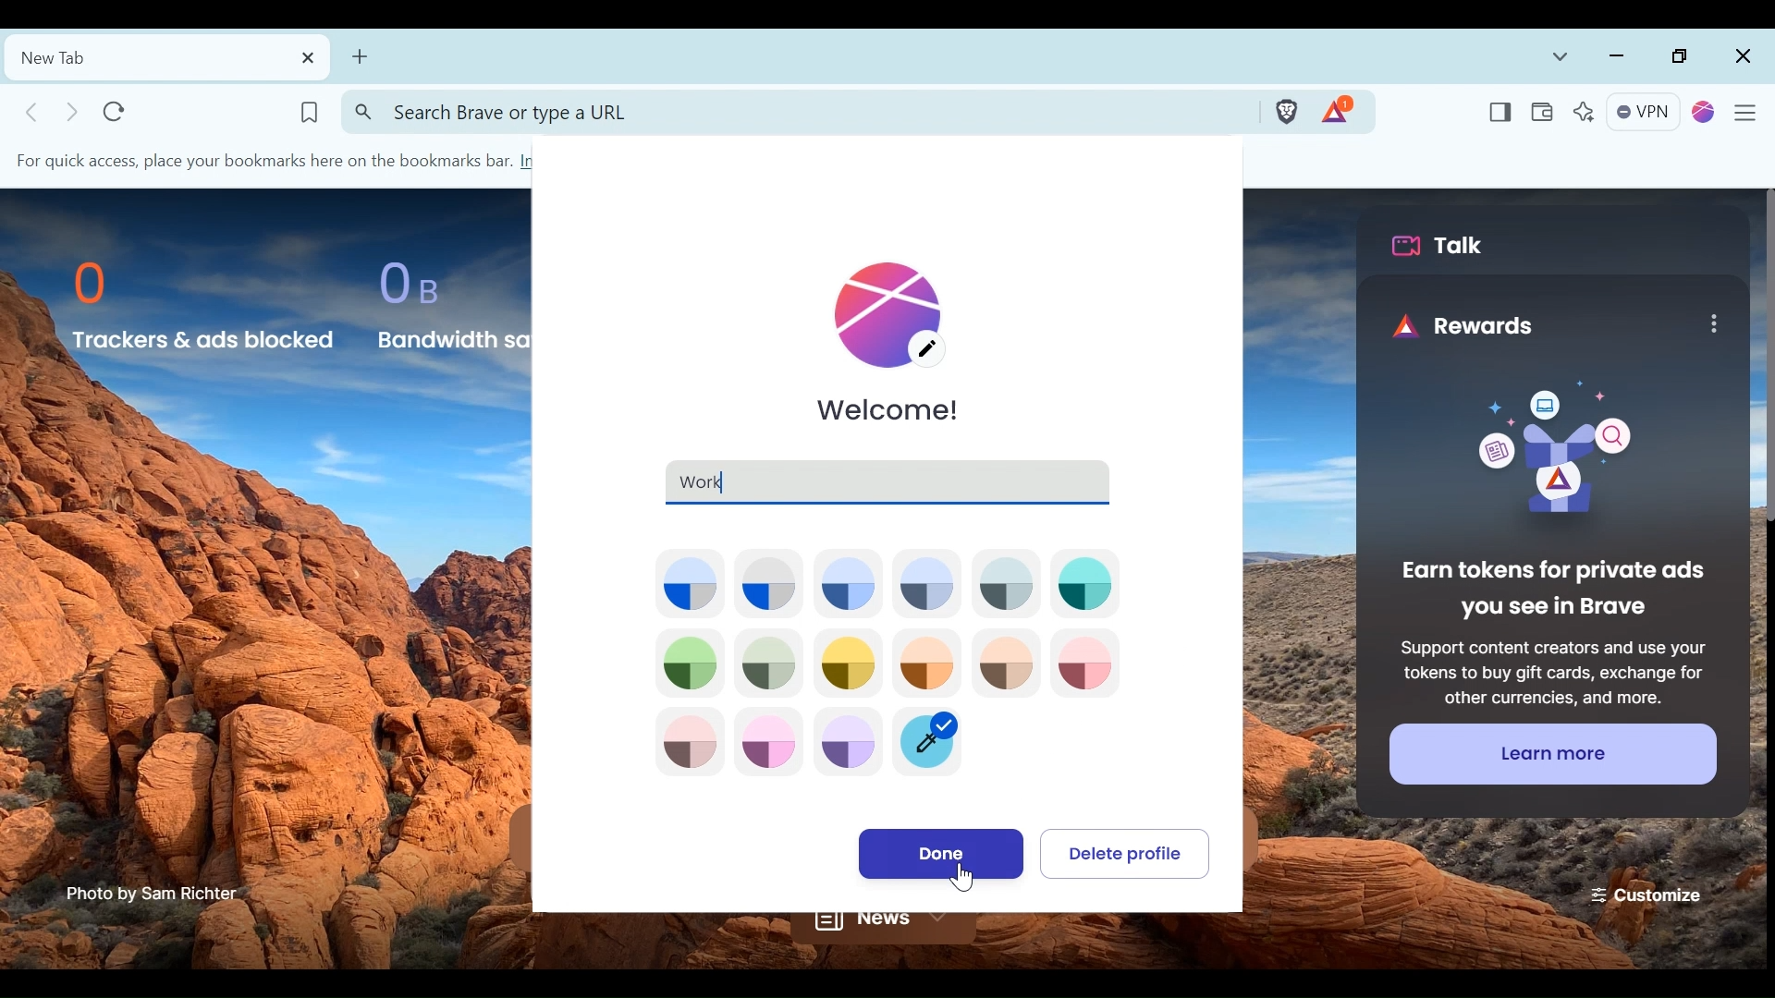 The height and width of the screenshot is (998, 1775). What do you see at coordinates (1750, 116) in the screenshot?
I see `Customize and Control Brave` at bounding box center [1750, 116].